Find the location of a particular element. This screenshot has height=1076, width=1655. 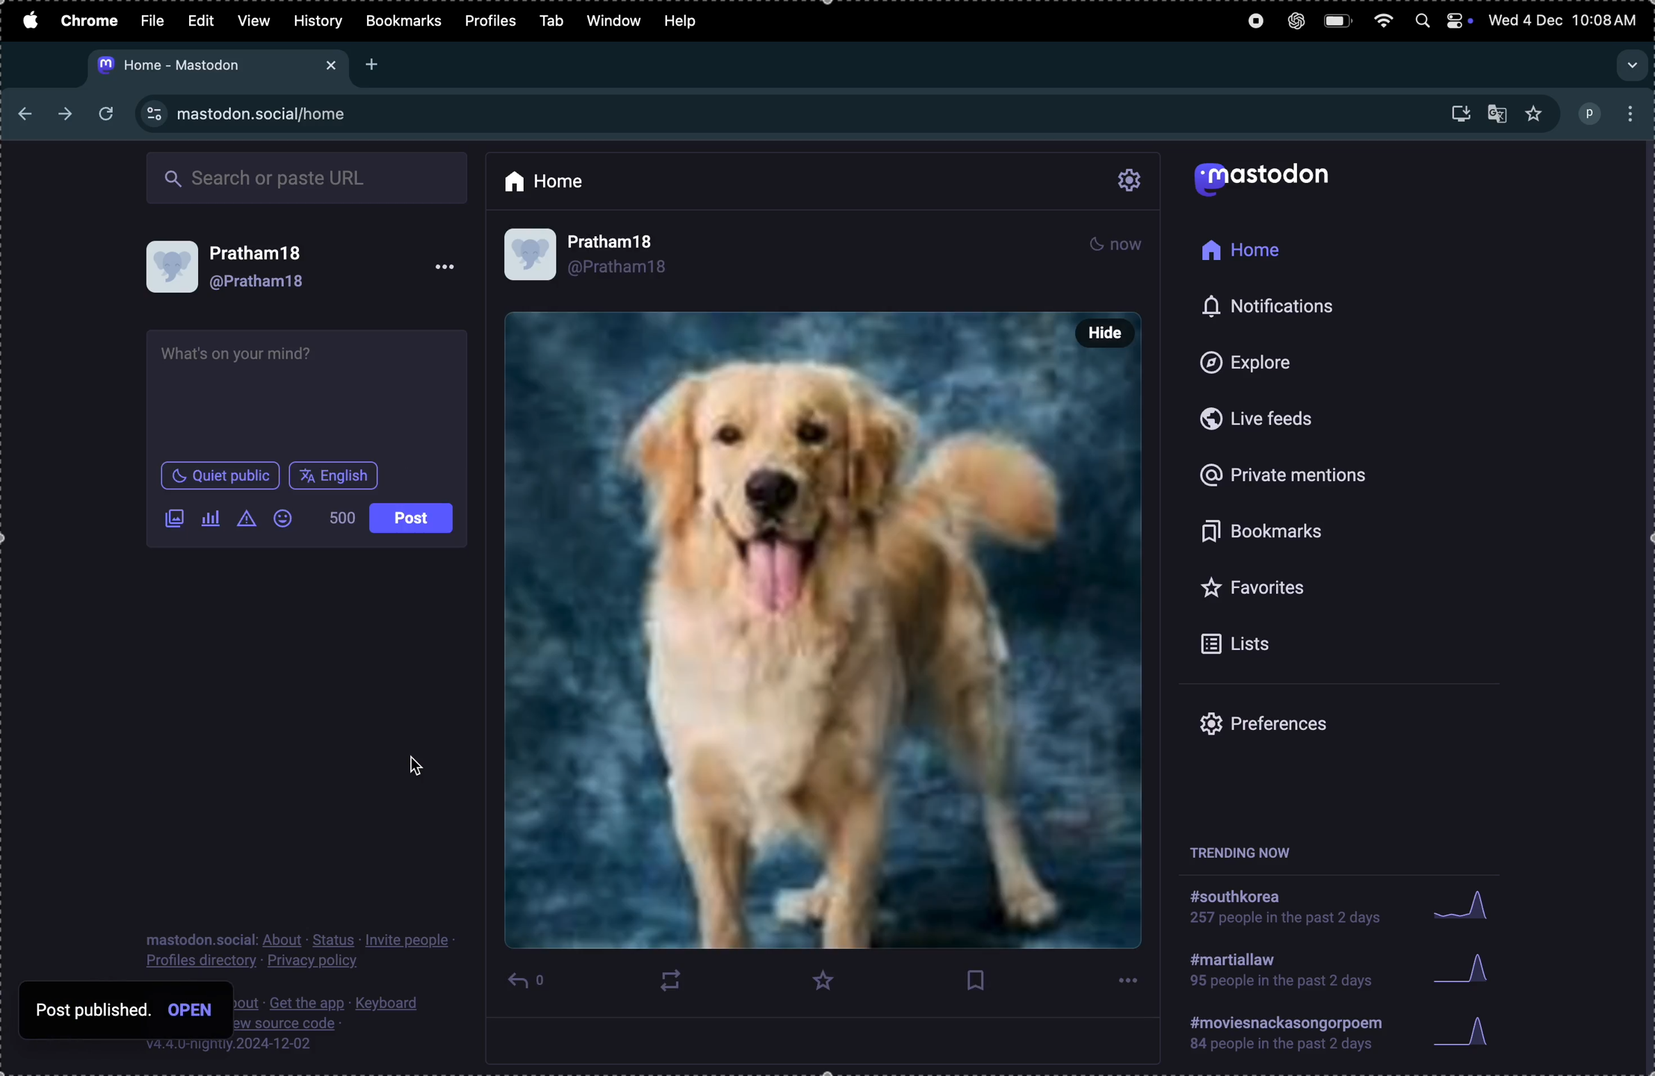

textbox is located at coordinates (307, 397).